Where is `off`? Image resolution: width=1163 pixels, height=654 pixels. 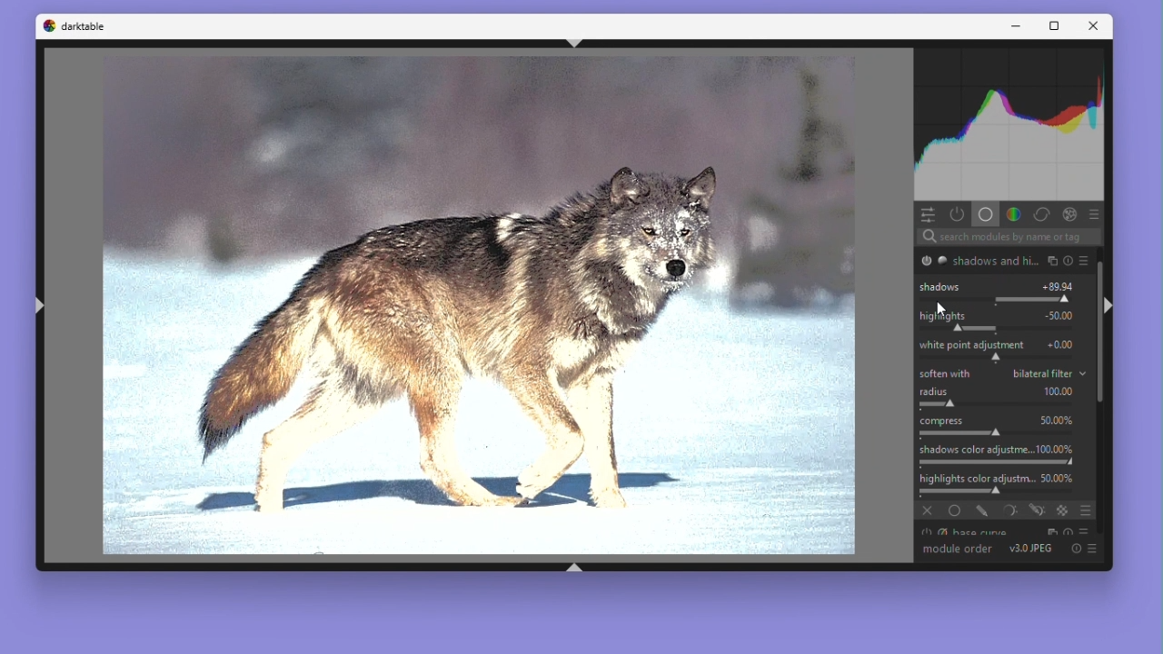
off is located at coordinates (927, 510).